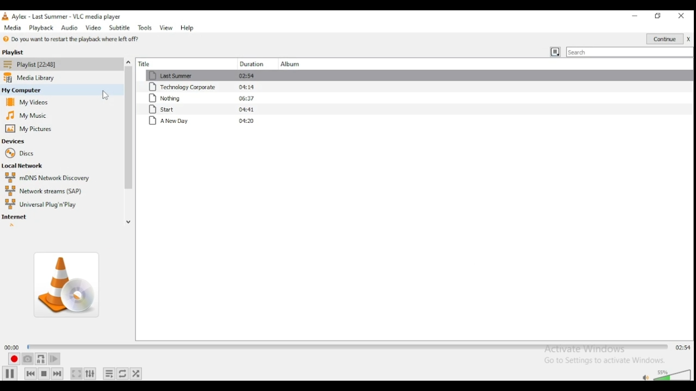 The image size is (696, 391). Describe the element at coordinates (600, 361) in the screenshot. I see `Go to settings to activate windows` at that location.